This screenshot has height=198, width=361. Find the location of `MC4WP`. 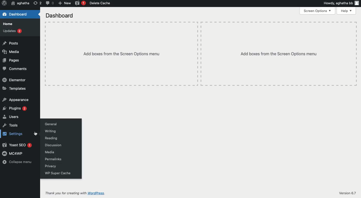

MC4WP is located at coordinates (13, 153).